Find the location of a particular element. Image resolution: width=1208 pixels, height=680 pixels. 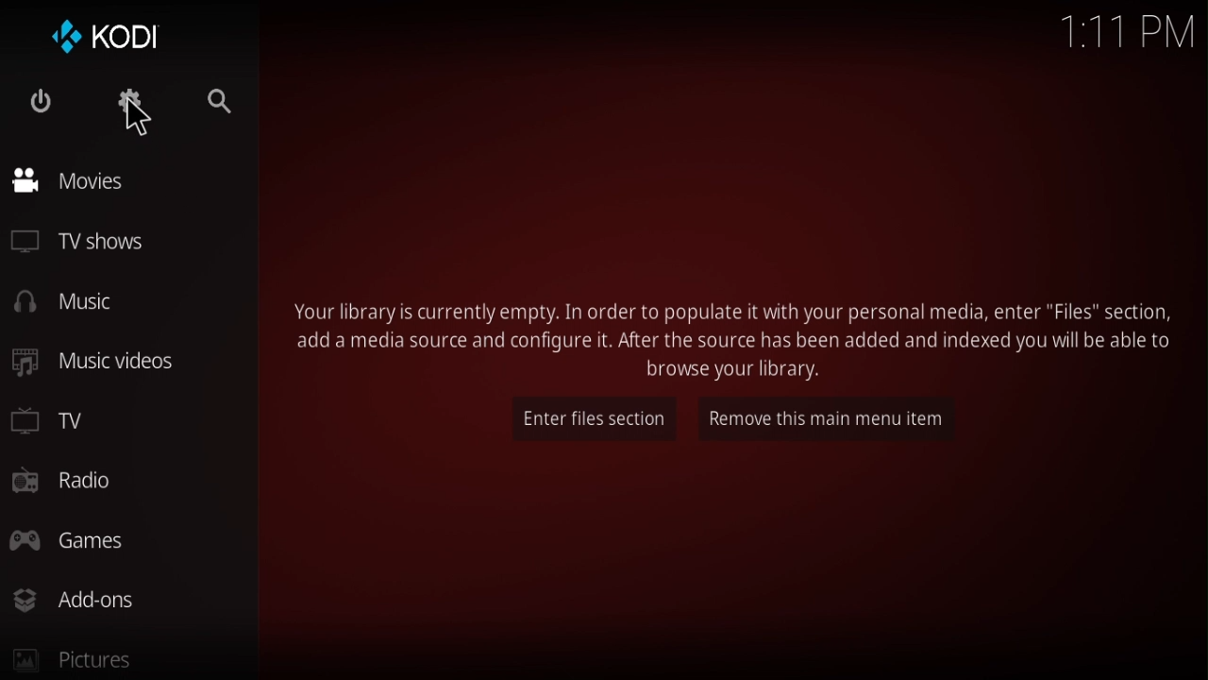

kodi logo is located at coordinates (112, 31).